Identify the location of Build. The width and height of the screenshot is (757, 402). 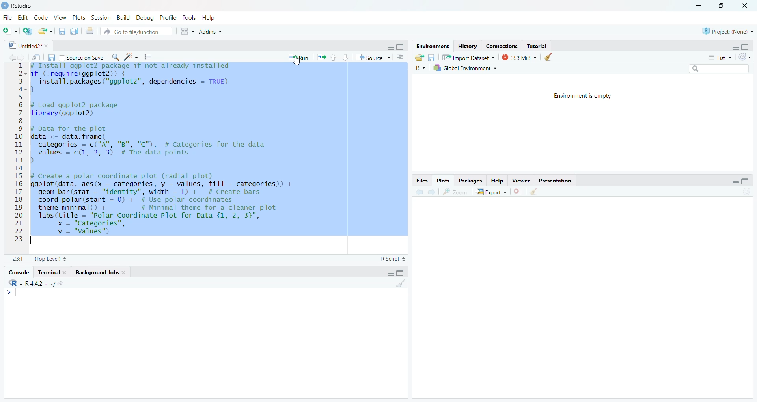
(123, 18).